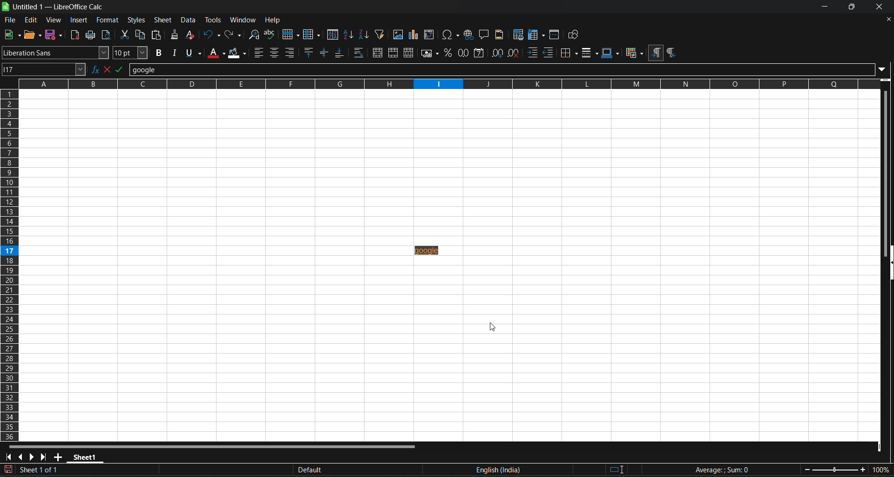 This screenshot has width=894, height=477. What do you see at coordinates (501, 34) in the screenshot?
I see `headers and footers` at bounding box center [501, 34].